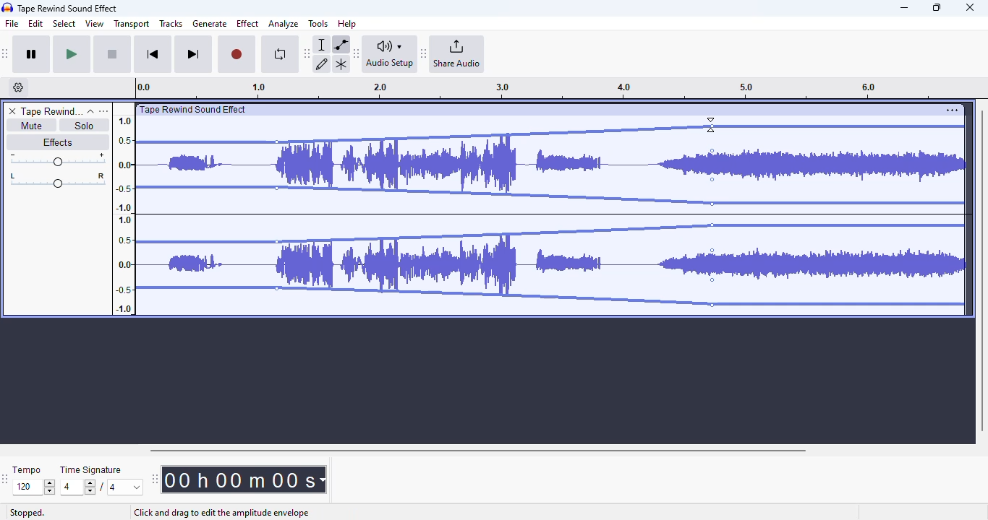  I want to click on volume increased, so click(830, 209).